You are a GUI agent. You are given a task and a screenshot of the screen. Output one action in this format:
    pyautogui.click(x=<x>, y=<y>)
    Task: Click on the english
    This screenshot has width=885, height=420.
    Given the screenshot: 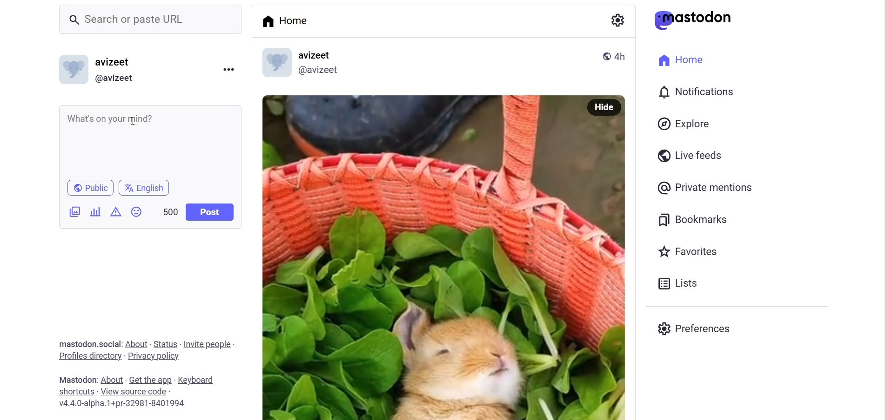 What is the action you would take?
    pyautogui.click(x=144, y=187)
    